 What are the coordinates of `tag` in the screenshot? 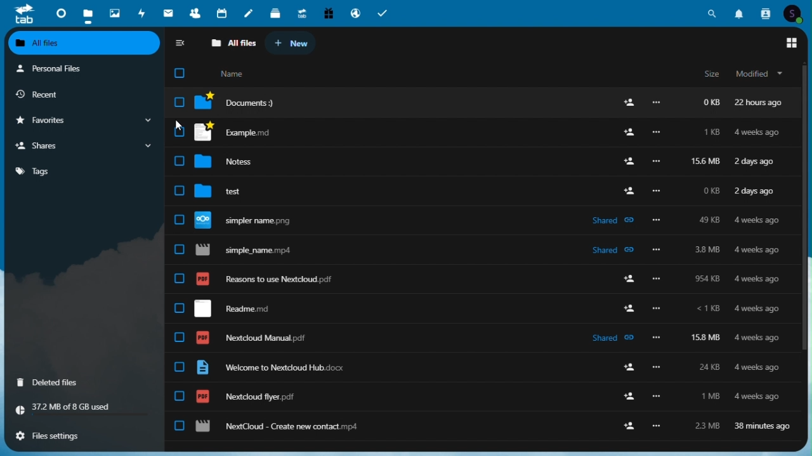 It's located at (81, 174).